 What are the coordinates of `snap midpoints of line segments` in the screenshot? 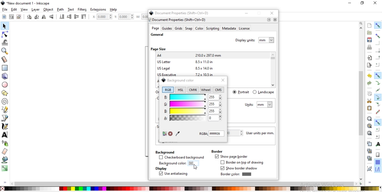 It's located at (377, 112).